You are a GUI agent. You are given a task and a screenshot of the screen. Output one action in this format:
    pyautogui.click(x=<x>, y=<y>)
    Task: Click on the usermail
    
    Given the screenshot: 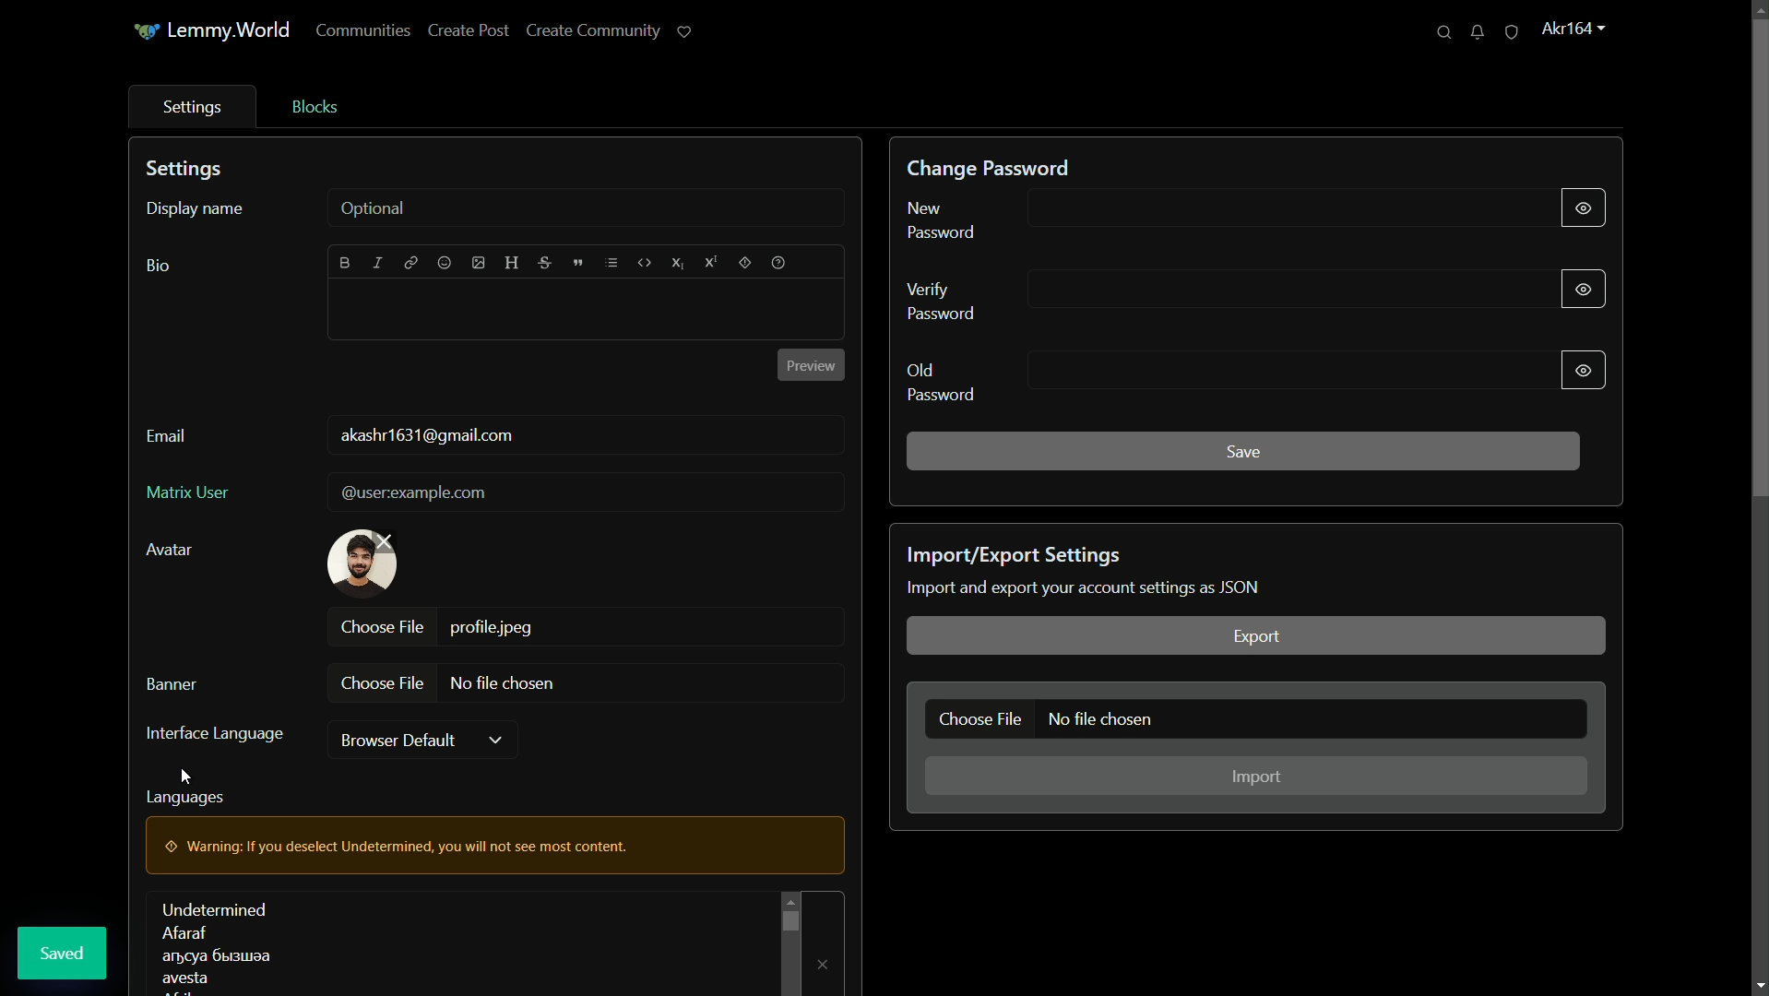 What is the action you would take?
    pyautogui.click(x=430, y=436)
    